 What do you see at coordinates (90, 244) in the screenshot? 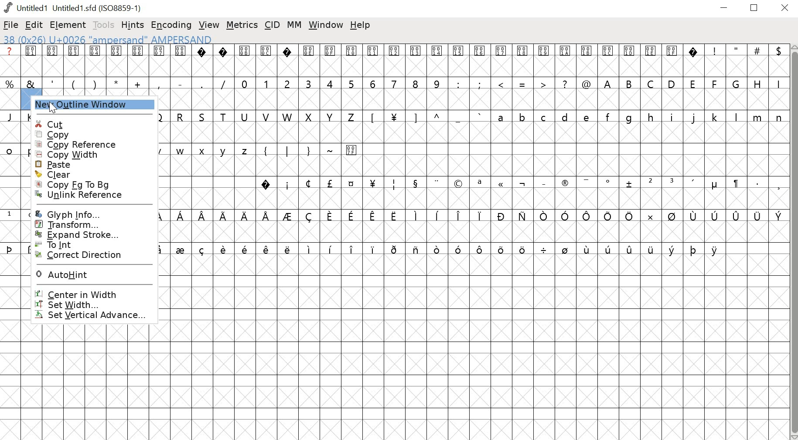
I see `To Int` at bounding box center [90, 244].